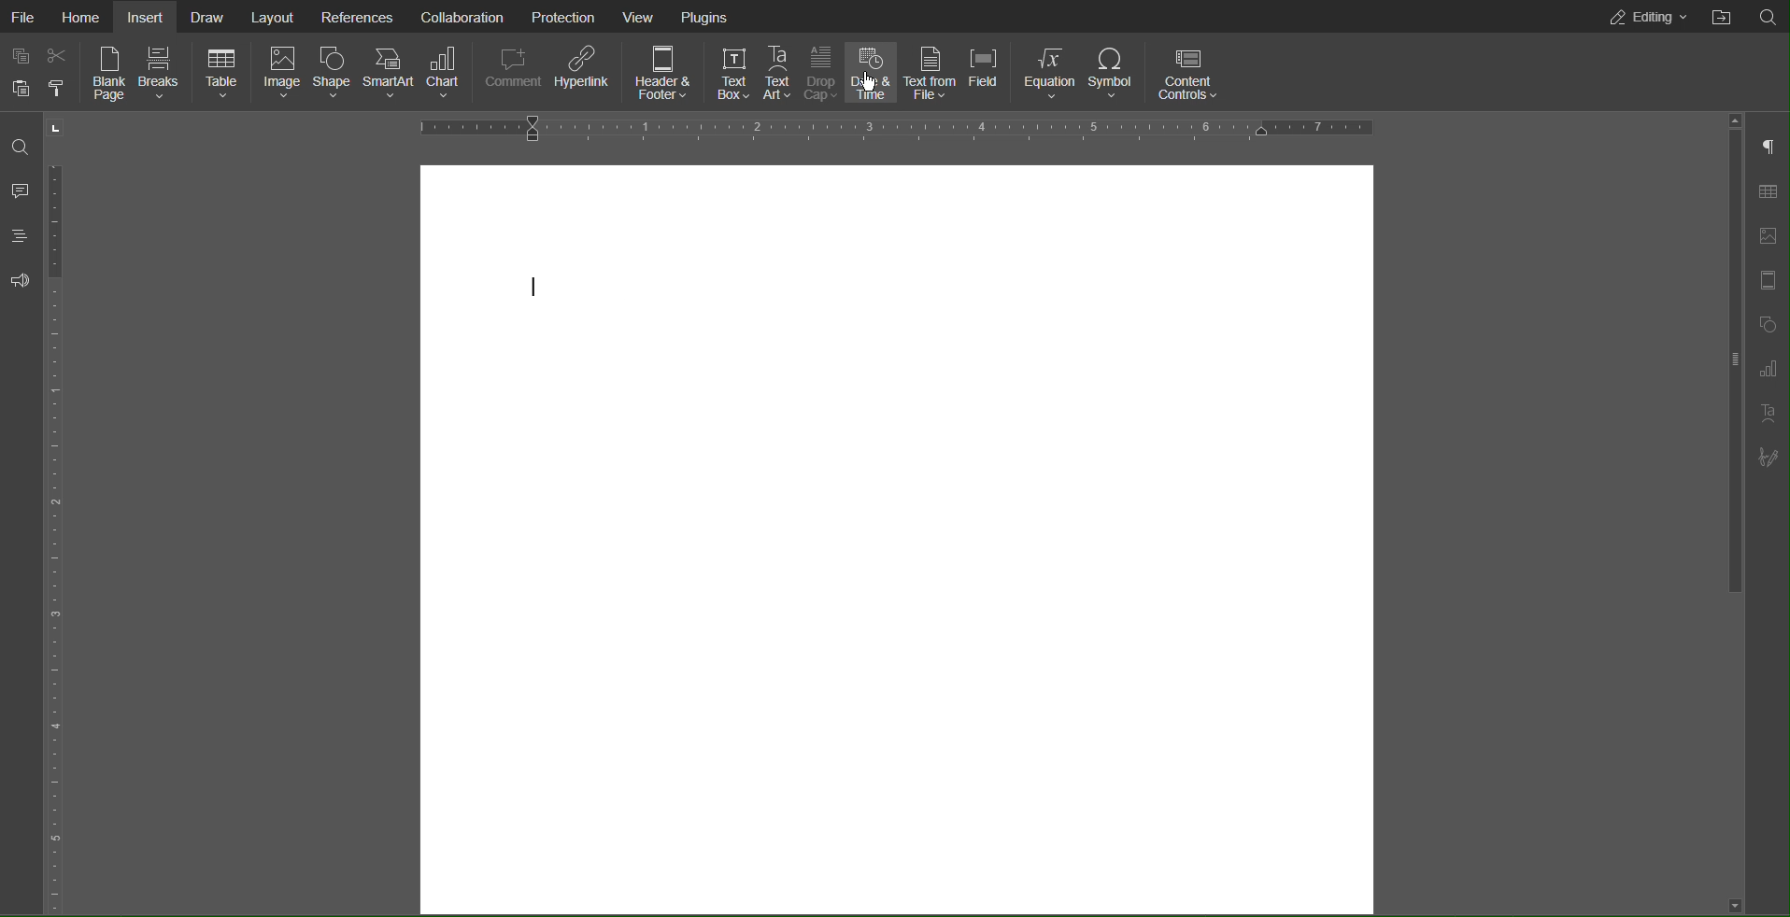 The height and width of the screenshot is (917, 1790). I want to click on Content Controls, so click(1187, 75).